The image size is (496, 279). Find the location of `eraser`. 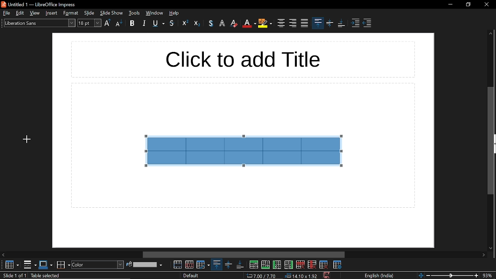

eraser is located at coordinates (234, 24).